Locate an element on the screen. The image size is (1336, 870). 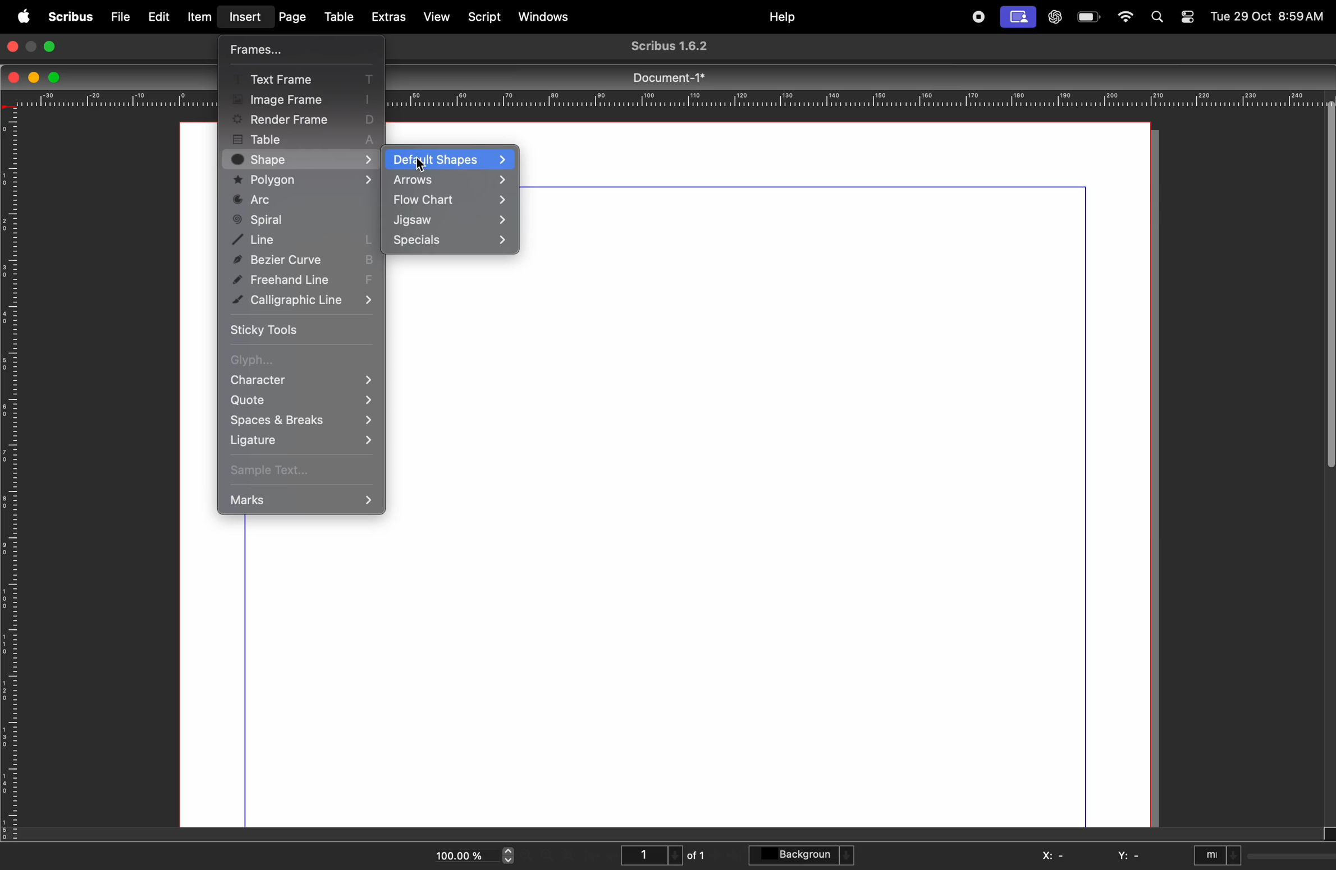
jigsaw is located at coordinates (450, 222).